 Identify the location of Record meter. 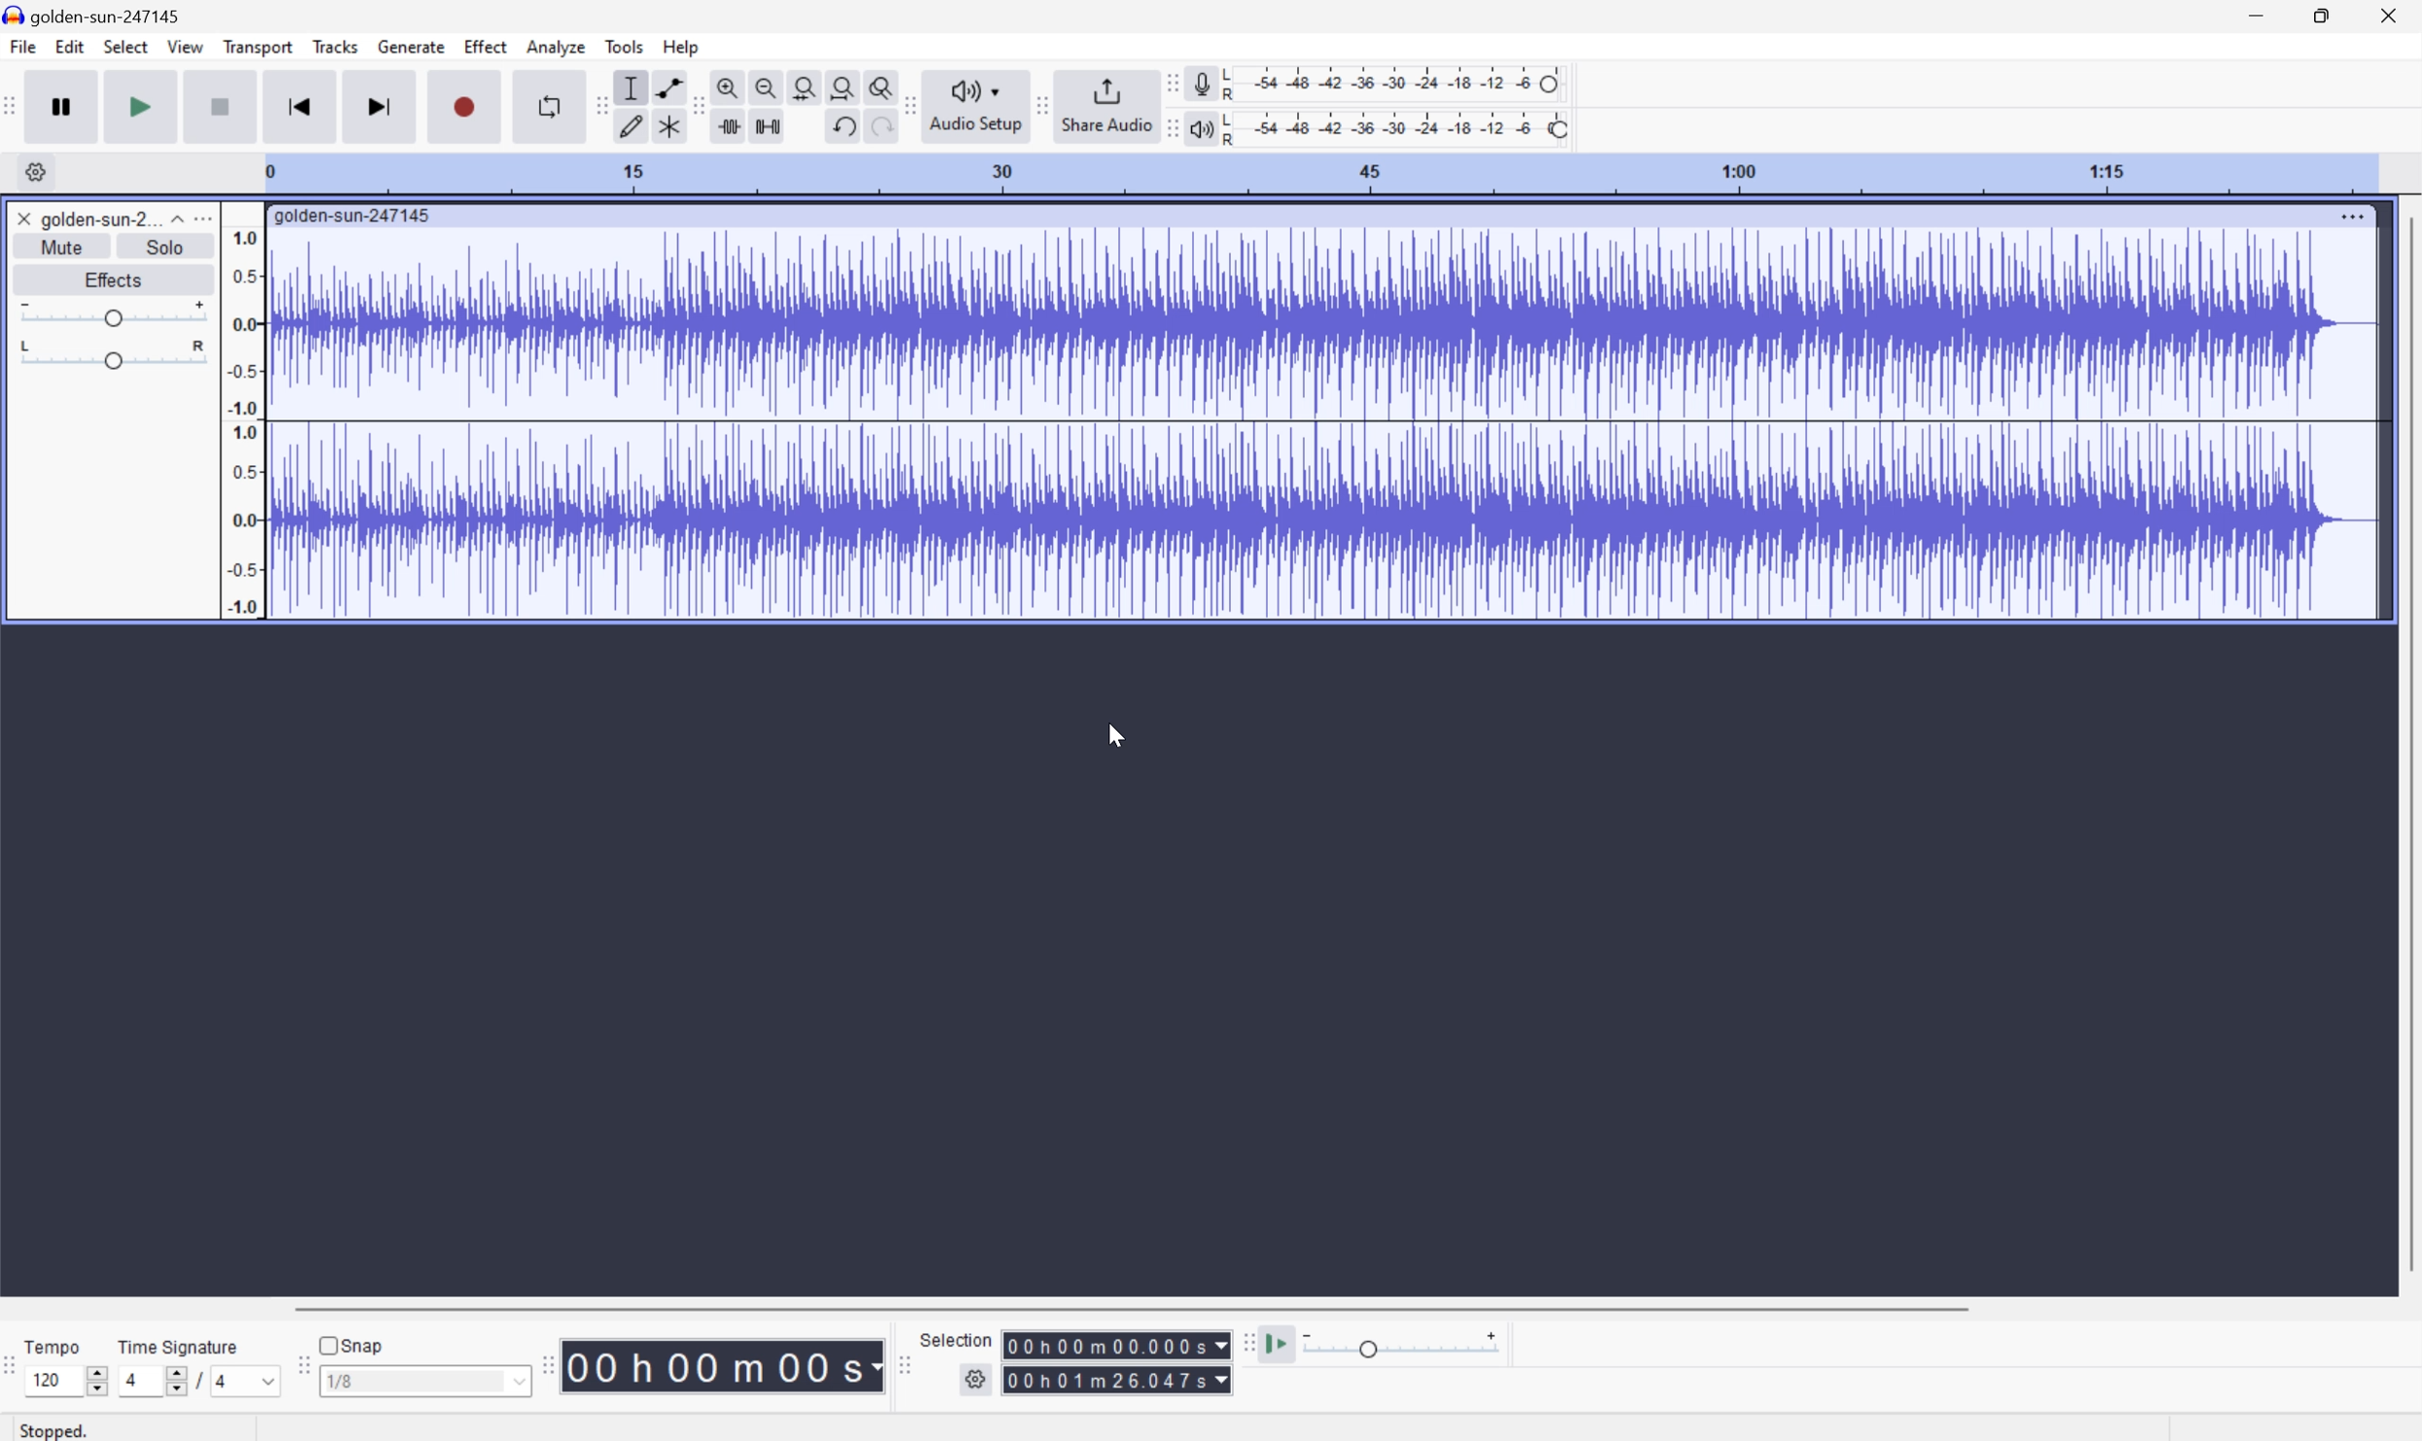
(1201, 83).